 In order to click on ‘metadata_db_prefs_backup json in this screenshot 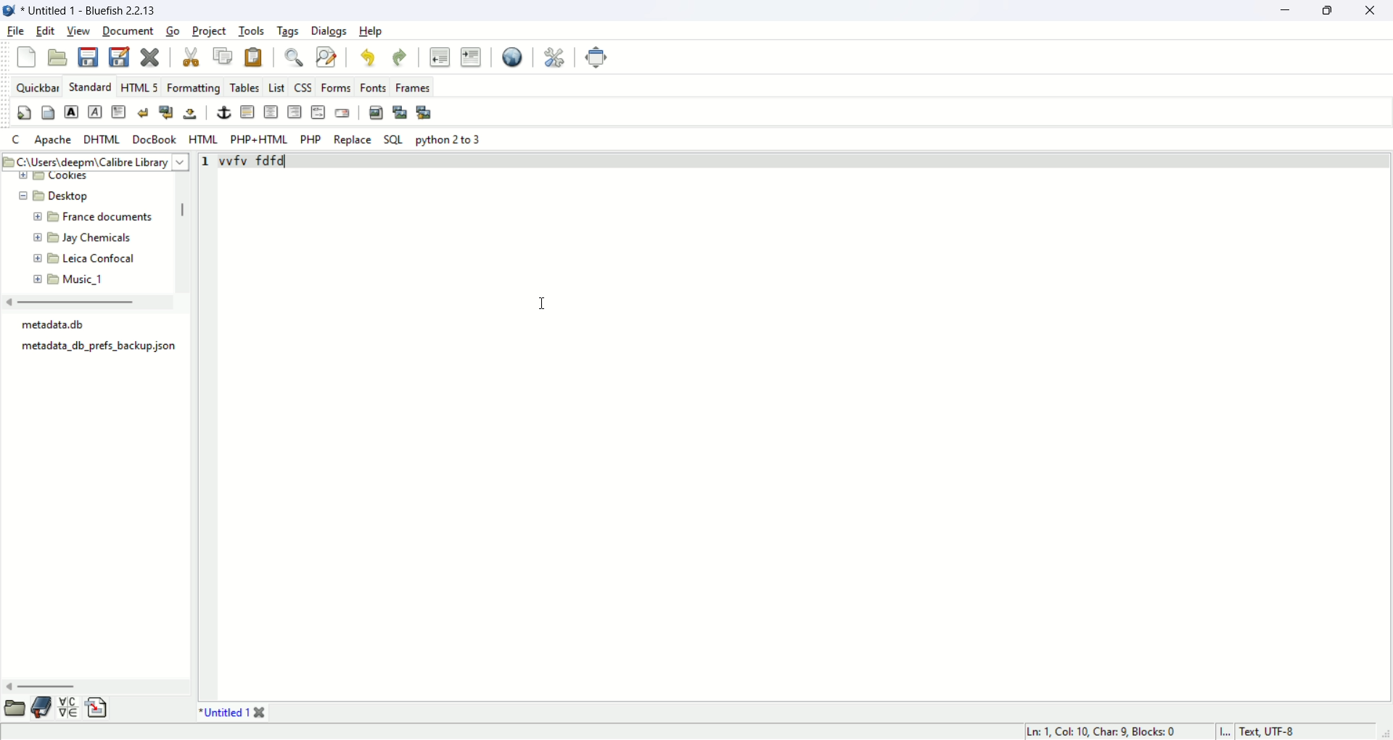, I will do `click(96, 348)`.